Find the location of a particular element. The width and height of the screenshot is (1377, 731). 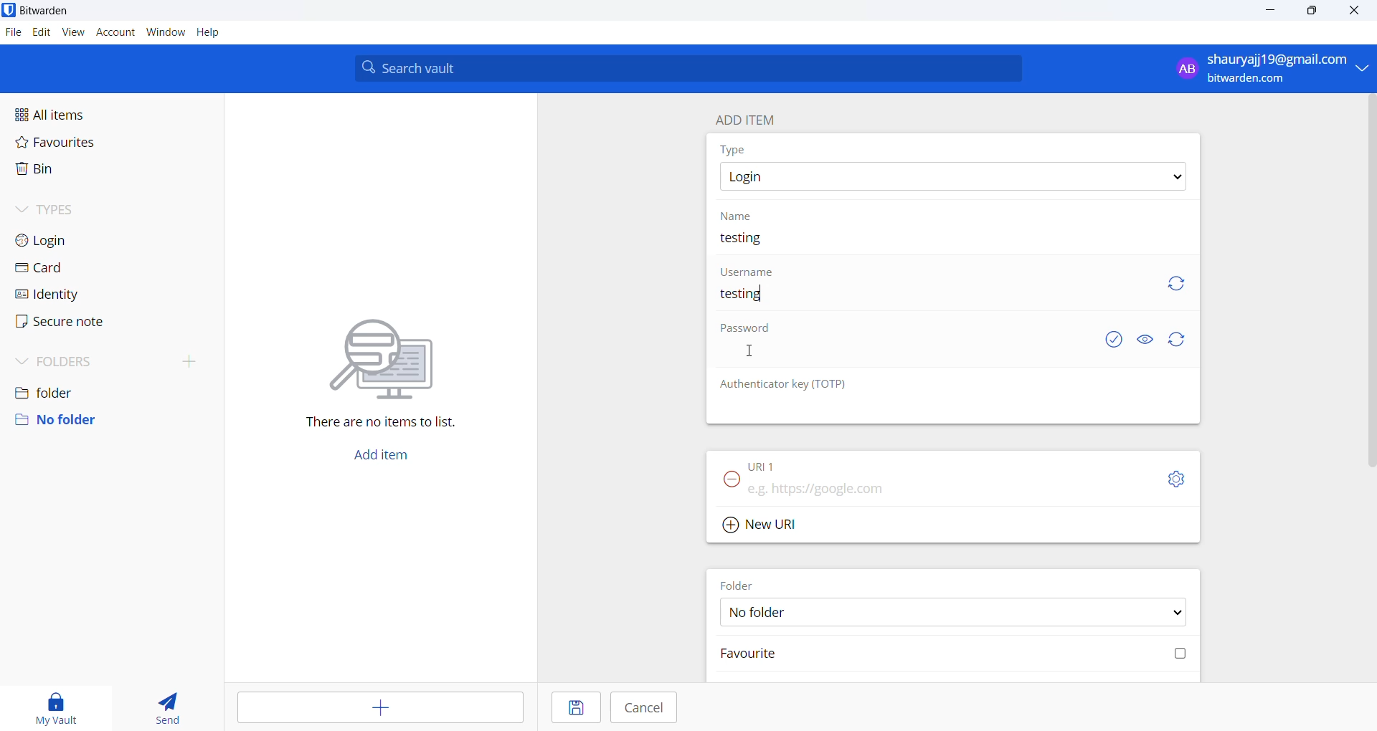

OTP heading: Authenticator key (TOTP) is located at coordinates (788, 384).